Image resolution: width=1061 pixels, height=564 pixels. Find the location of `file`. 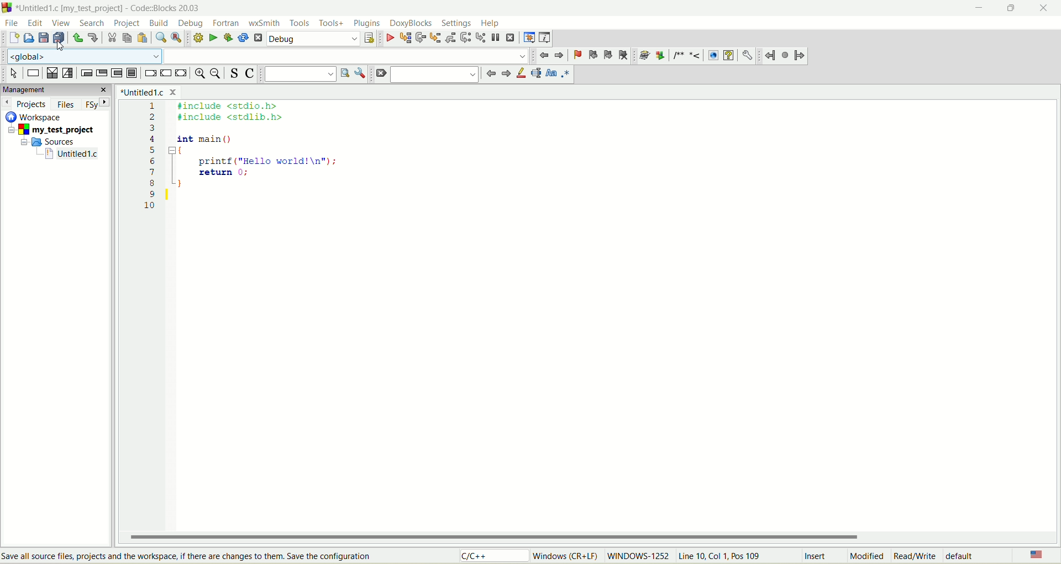

file is located at coordinates (12, 23).